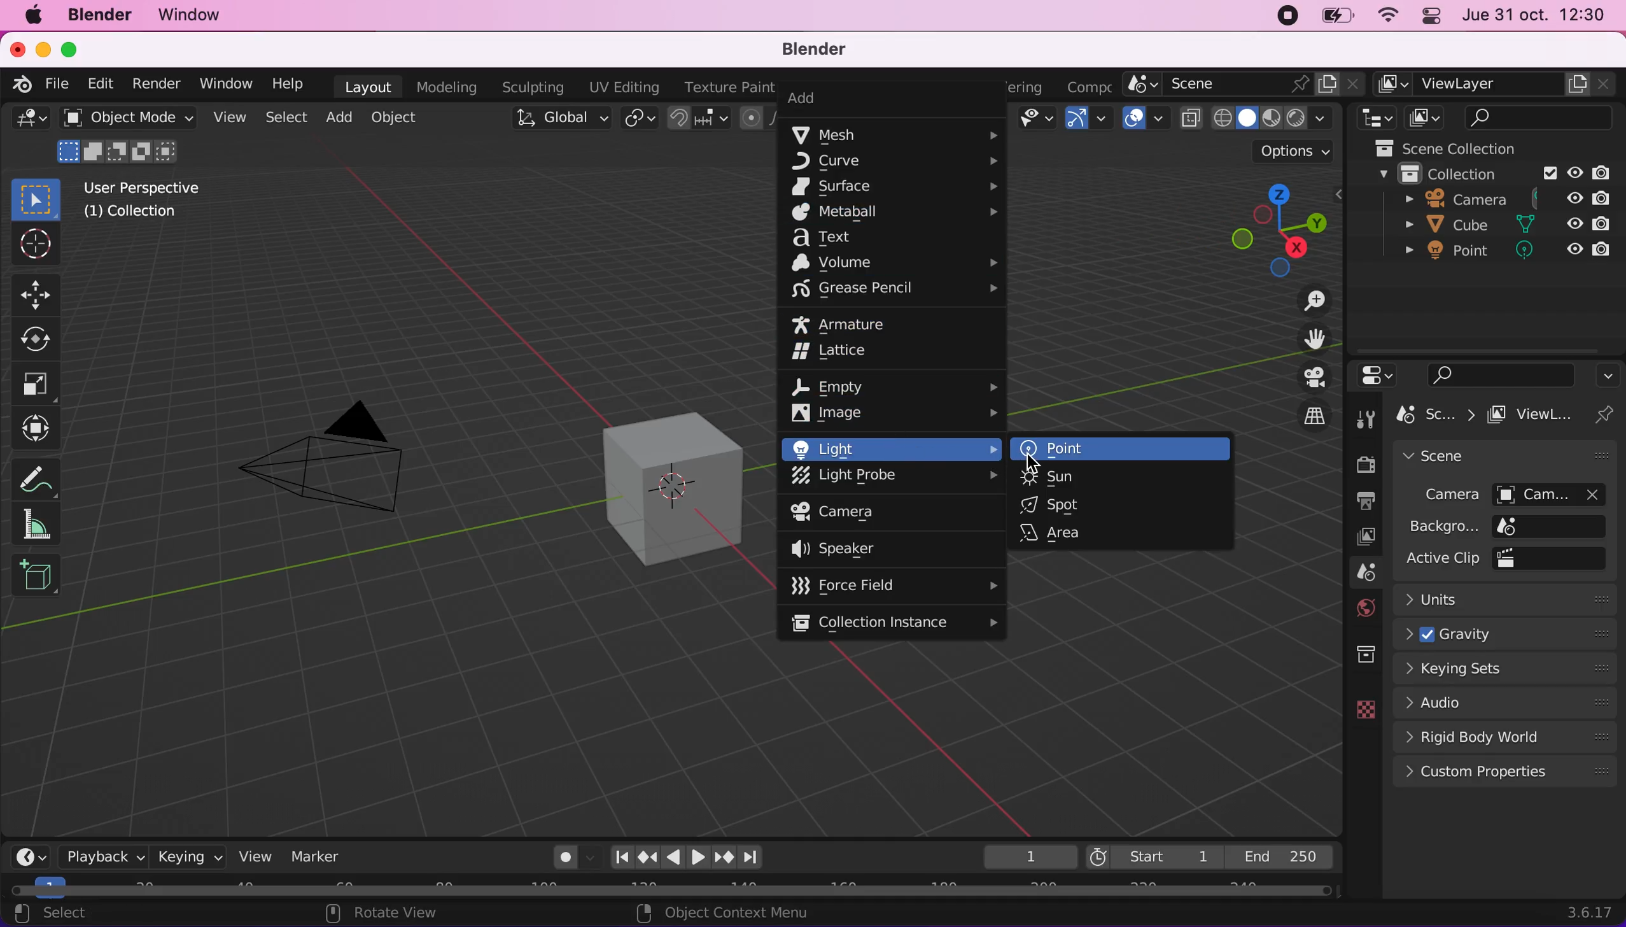  What do you see at coordinates (1338, 15) in the screenshot?
I see `battery` at bounding box center [1338, 15].